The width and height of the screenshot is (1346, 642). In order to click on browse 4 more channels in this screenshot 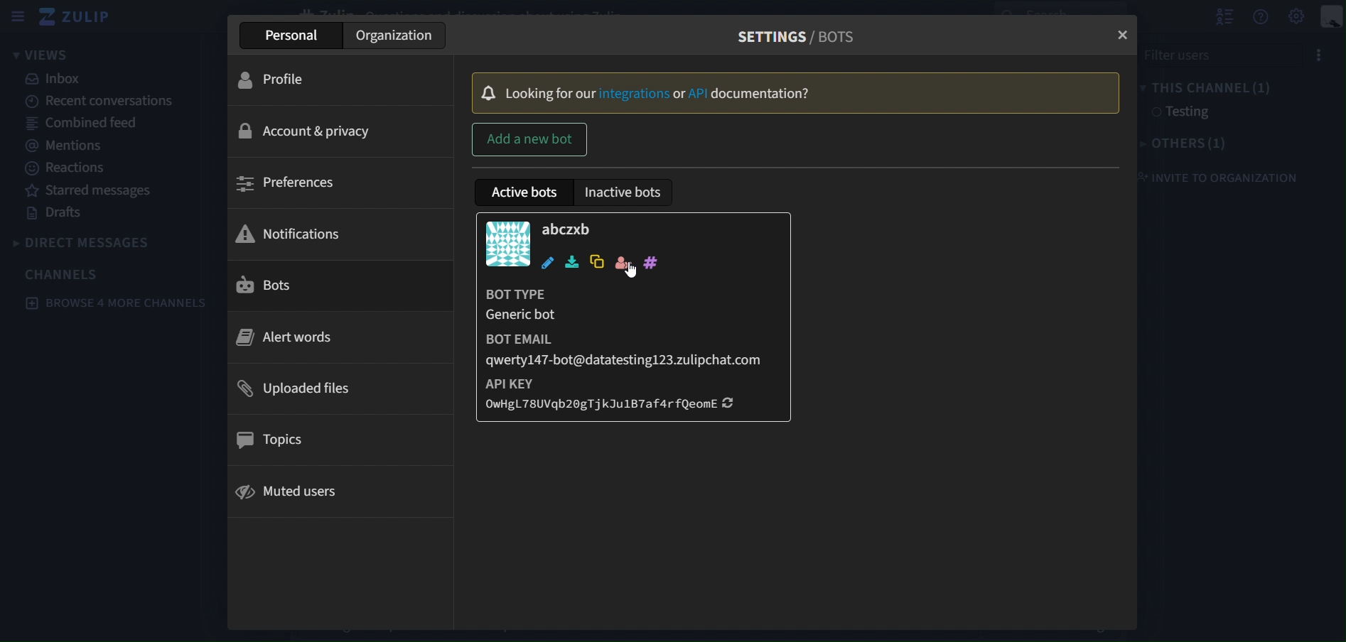, I will do `click(113, 303)`.